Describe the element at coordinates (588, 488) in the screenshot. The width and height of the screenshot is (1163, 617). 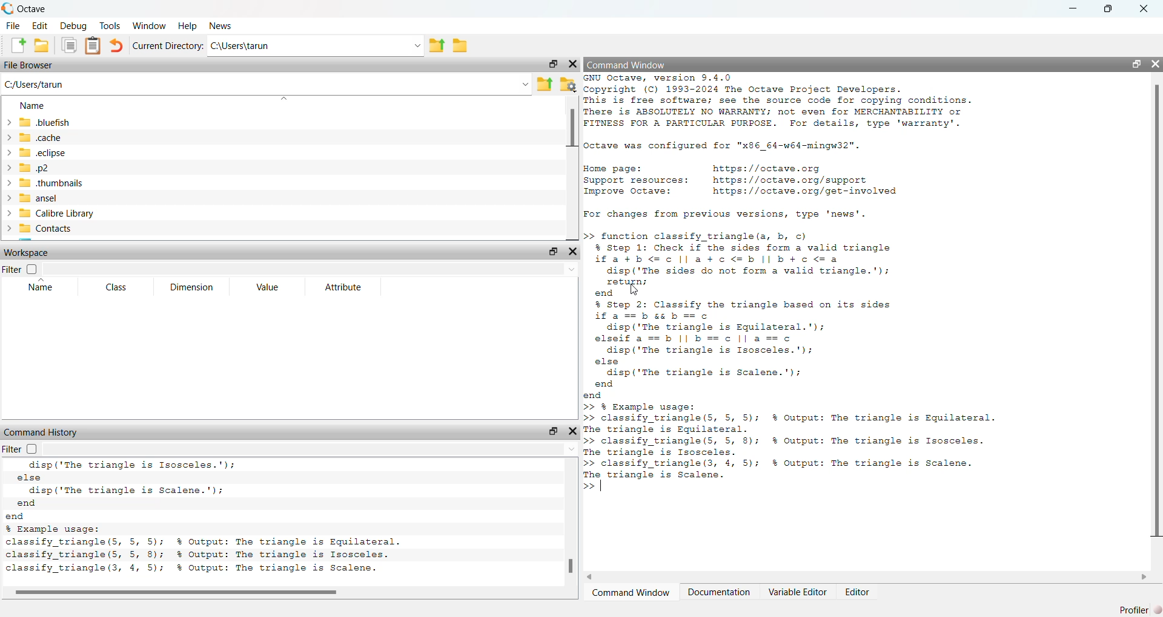
I see `prompt cursor` at that location.